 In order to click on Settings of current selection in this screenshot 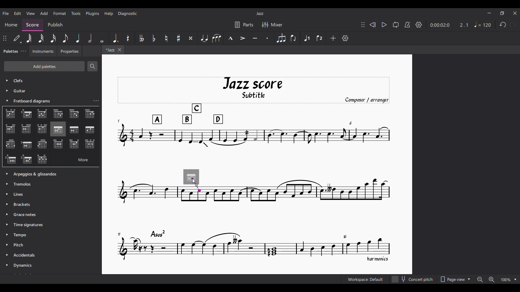, I will do `click(96, 101)`.